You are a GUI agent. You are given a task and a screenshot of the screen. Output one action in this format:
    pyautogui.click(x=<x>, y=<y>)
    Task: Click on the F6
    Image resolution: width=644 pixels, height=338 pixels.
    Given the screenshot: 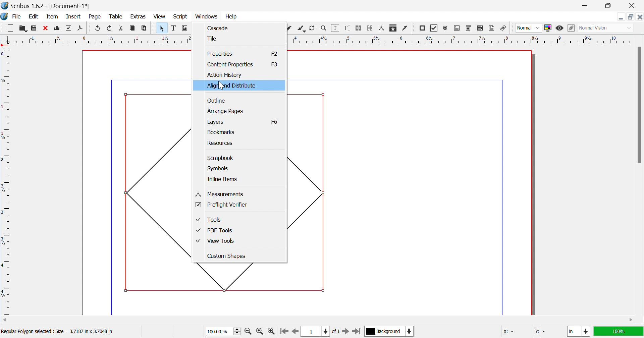 What is the action you would take?
    pyautogui.click(x=273, y=122)
    